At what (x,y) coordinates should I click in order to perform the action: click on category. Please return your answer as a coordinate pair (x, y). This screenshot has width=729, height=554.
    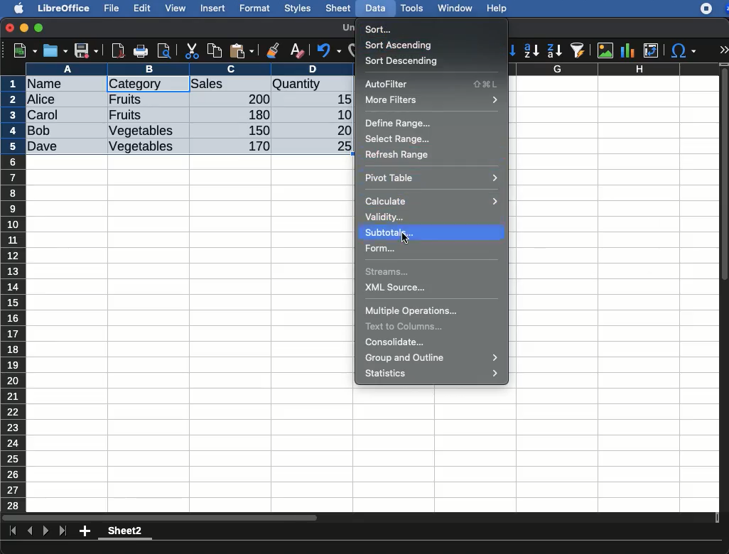
    Looking at the image, I should click on (146, 85).